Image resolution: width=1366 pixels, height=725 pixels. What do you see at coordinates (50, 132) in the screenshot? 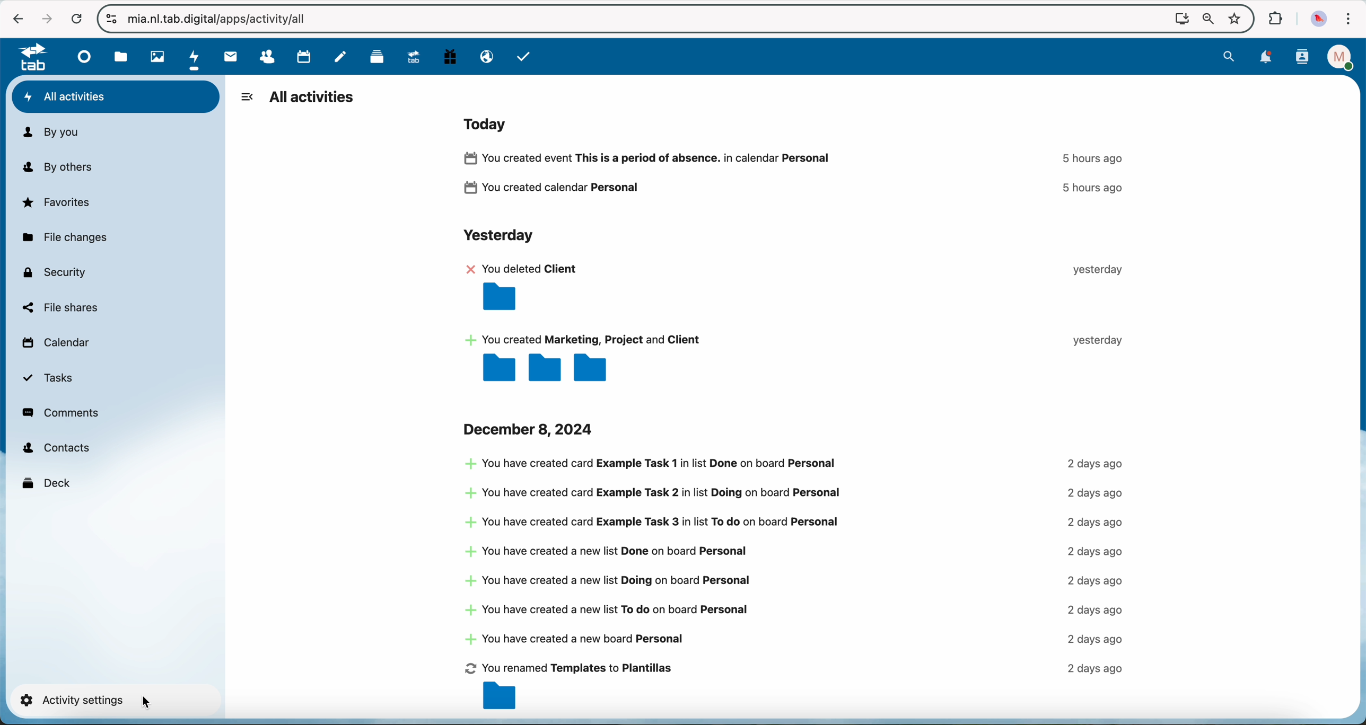
I see `by you` at bounding box center [50, 132].